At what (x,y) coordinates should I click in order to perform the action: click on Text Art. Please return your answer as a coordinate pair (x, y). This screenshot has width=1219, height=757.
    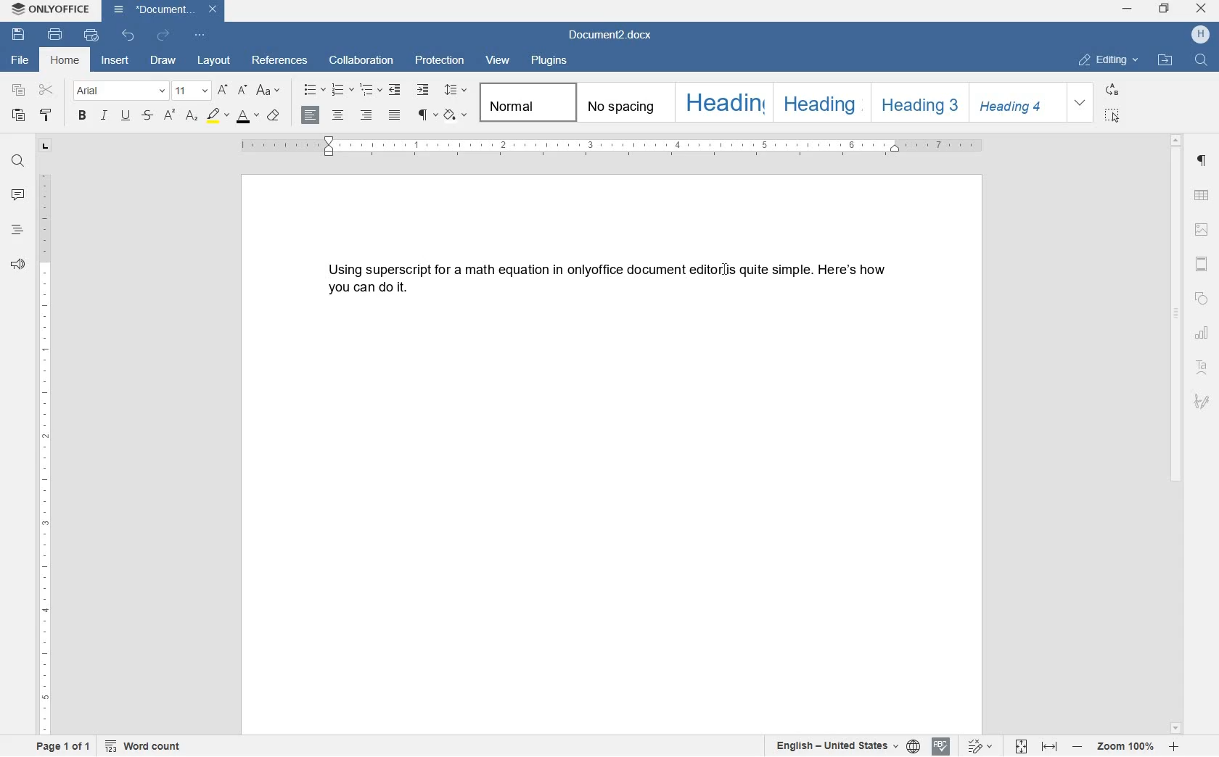
    Looking at the image, I should click on (1202, 368).